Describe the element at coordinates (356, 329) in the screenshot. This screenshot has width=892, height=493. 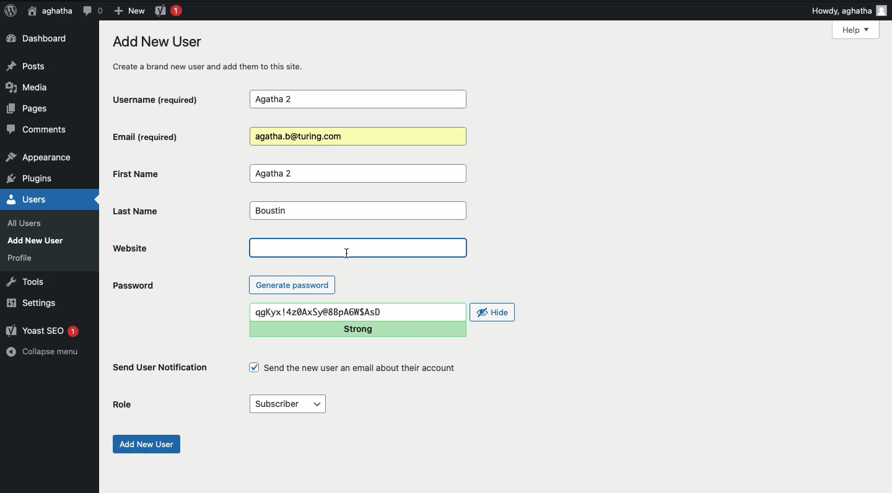
I see `Strong` at that location.